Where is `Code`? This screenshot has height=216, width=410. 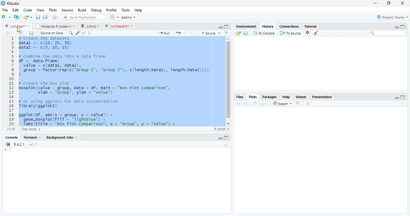 Code is located at coordinates (27, 10).